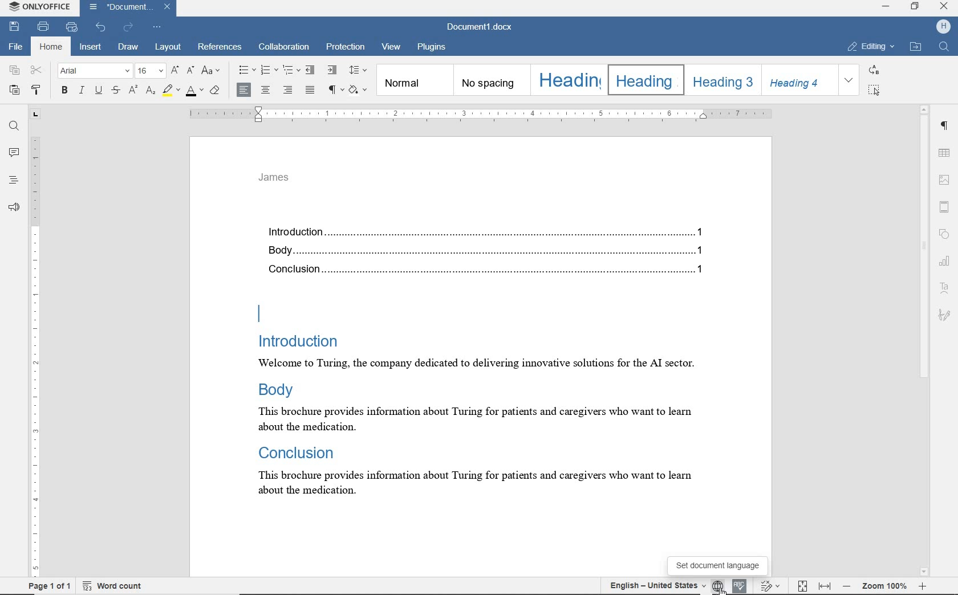  What do you see at coordinates (826, 586) in the screenshot?
I see `fit to width` at bounding box center [826, 586].